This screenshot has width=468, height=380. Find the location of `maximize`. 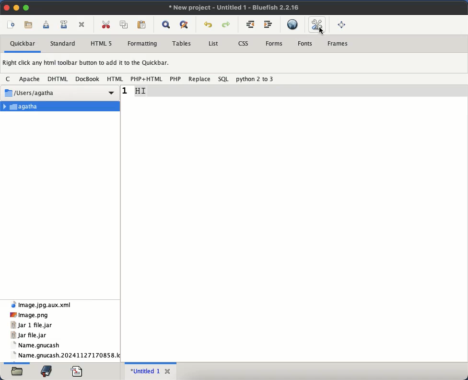

maximize is located at coordinates (26, 8).